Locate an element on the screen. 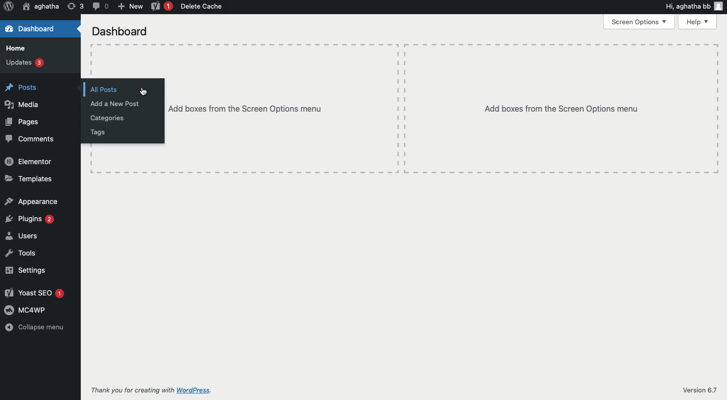 The image size is (727, 400). Comments is located at coordinates (30, 139).